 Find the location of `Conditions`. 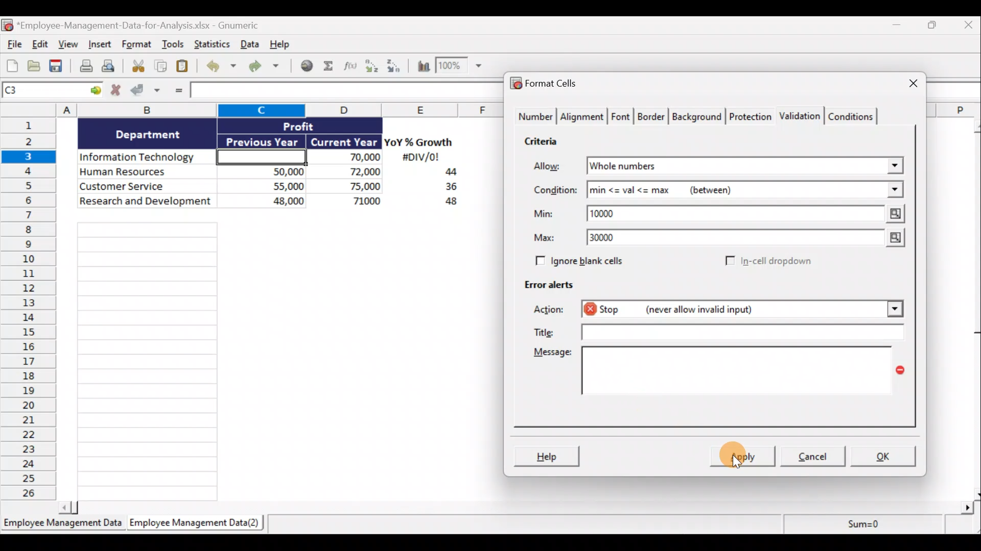

Conditions is located at coordinates (854, 116).